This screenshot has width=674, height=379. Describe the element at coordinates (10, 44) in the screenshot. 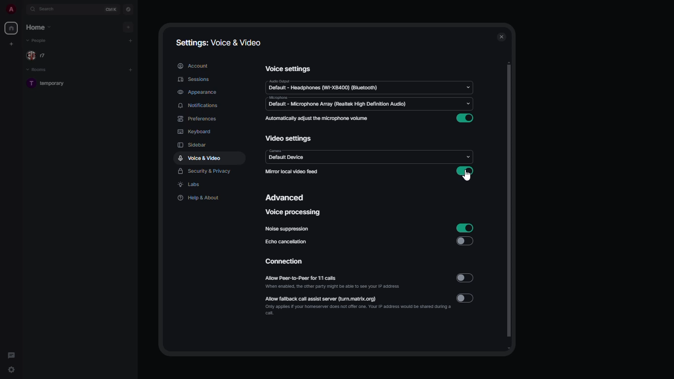

I see `create new space` at that location.